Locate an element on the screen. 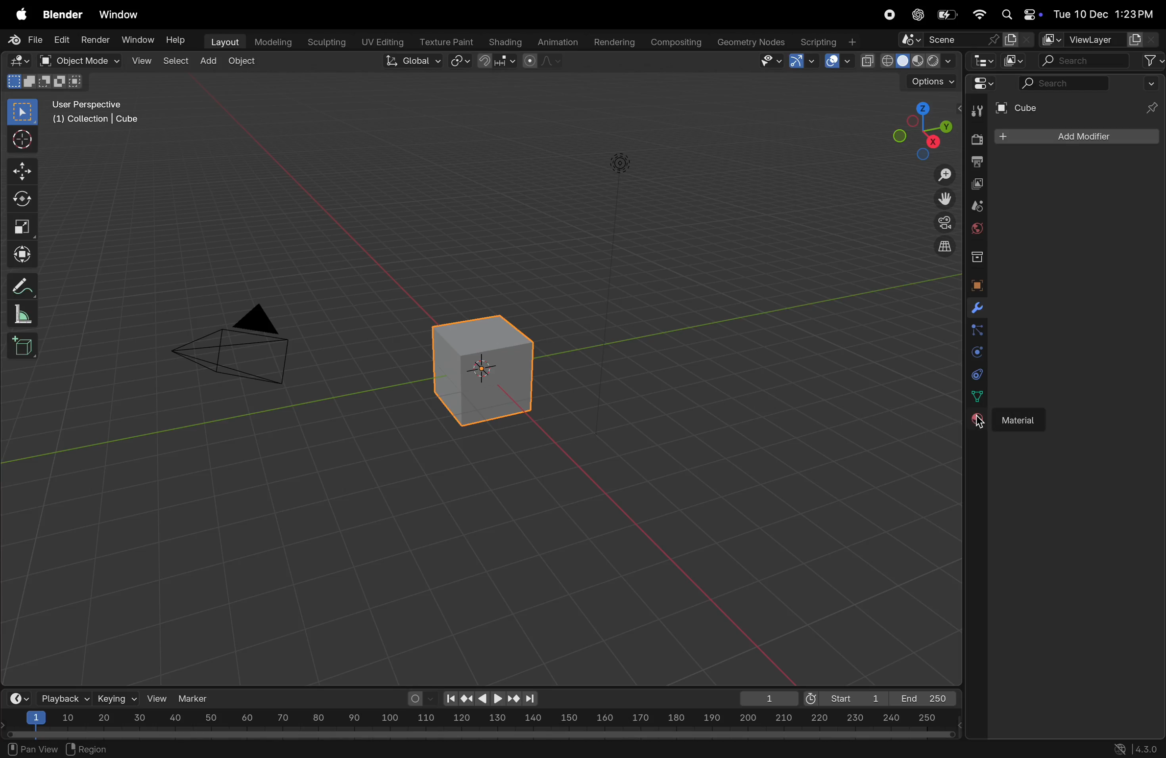 This screenshot has width=1166, height=758. 3D cube is located at coordinates (22, 345).